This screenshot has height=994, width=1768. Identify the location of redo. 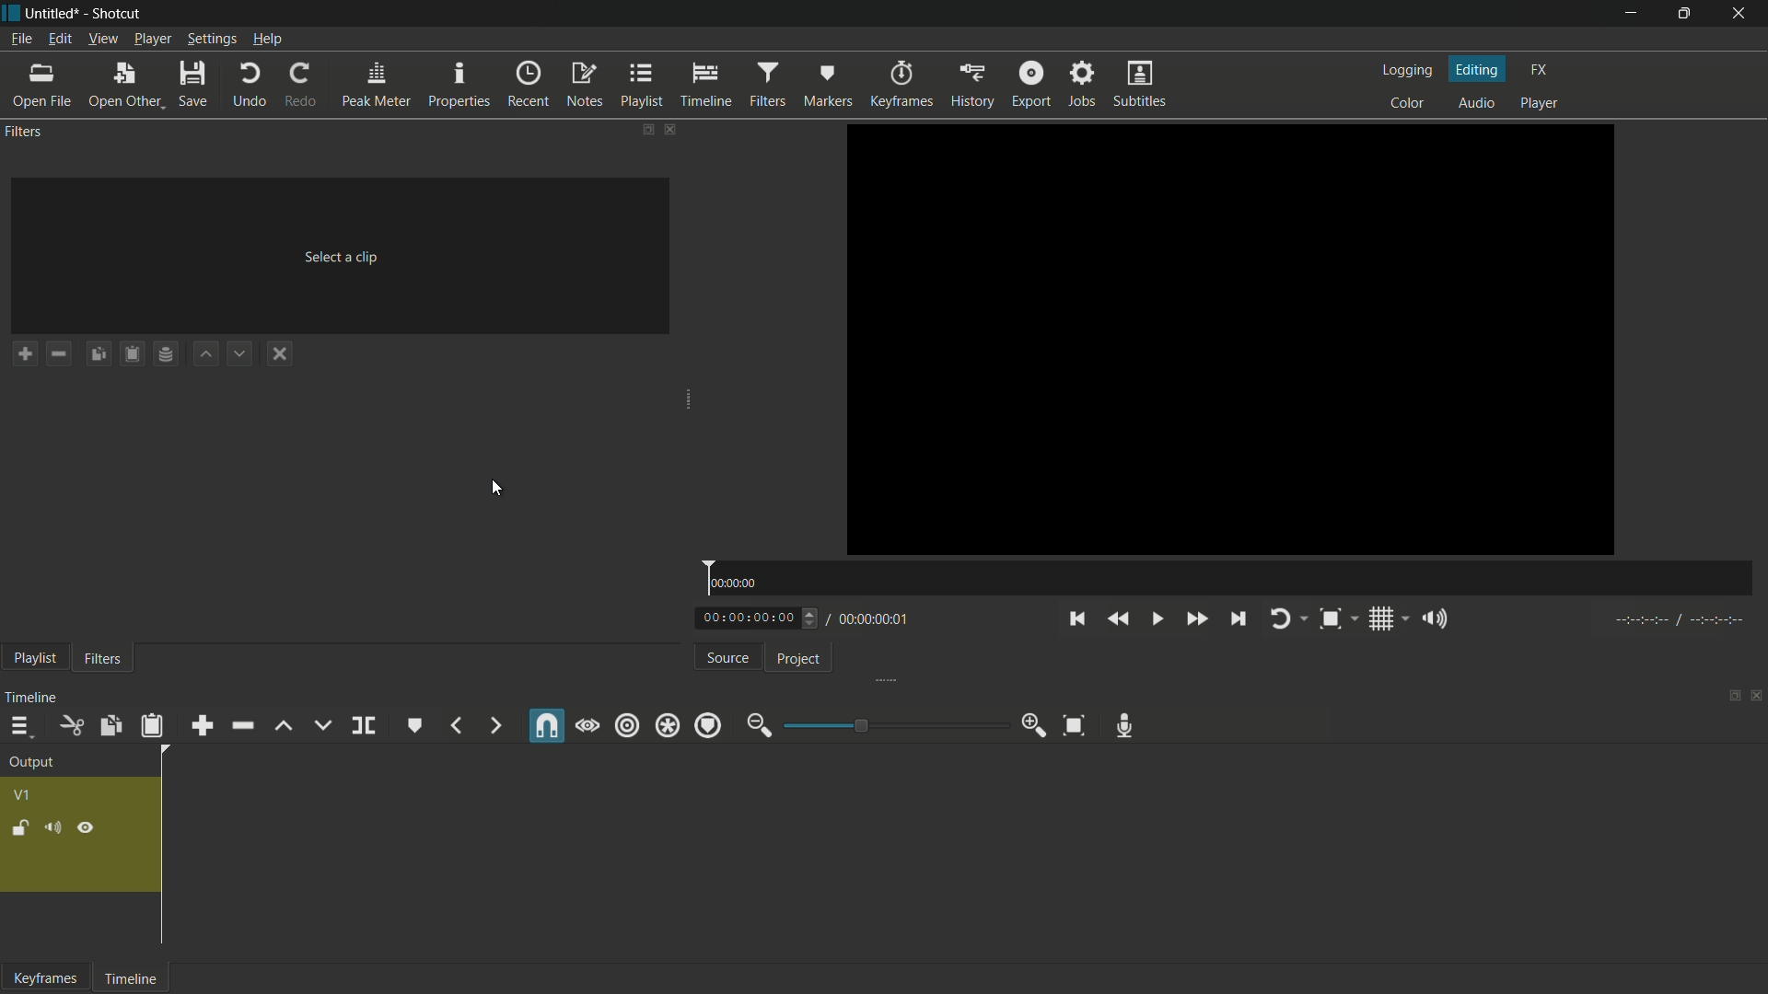
(300, 86).